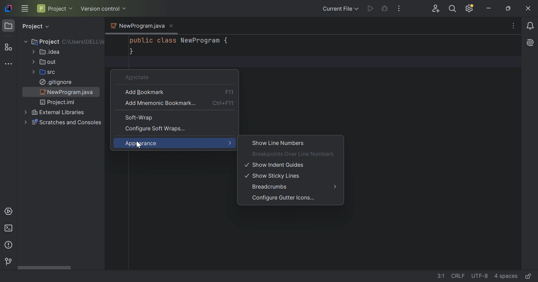  What do you see at coordinates (180, 41) in the screenshot?
I see `public class NewProgram {` at bounding box center [180, 41].